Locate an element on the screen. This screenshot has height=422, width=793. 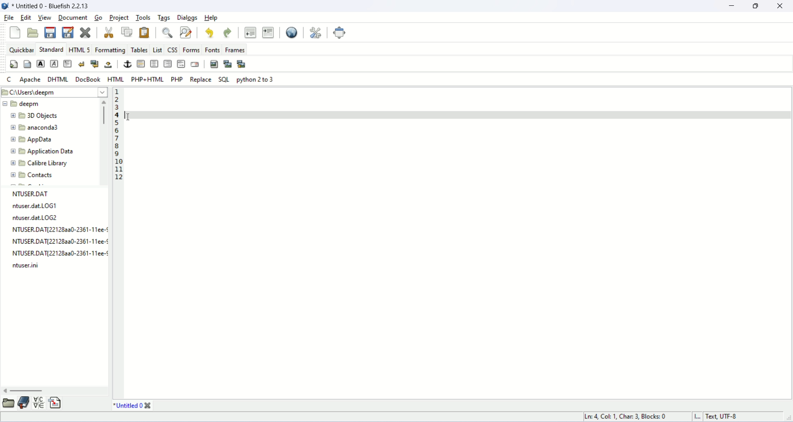
filename is located at coordinates (49, 104).